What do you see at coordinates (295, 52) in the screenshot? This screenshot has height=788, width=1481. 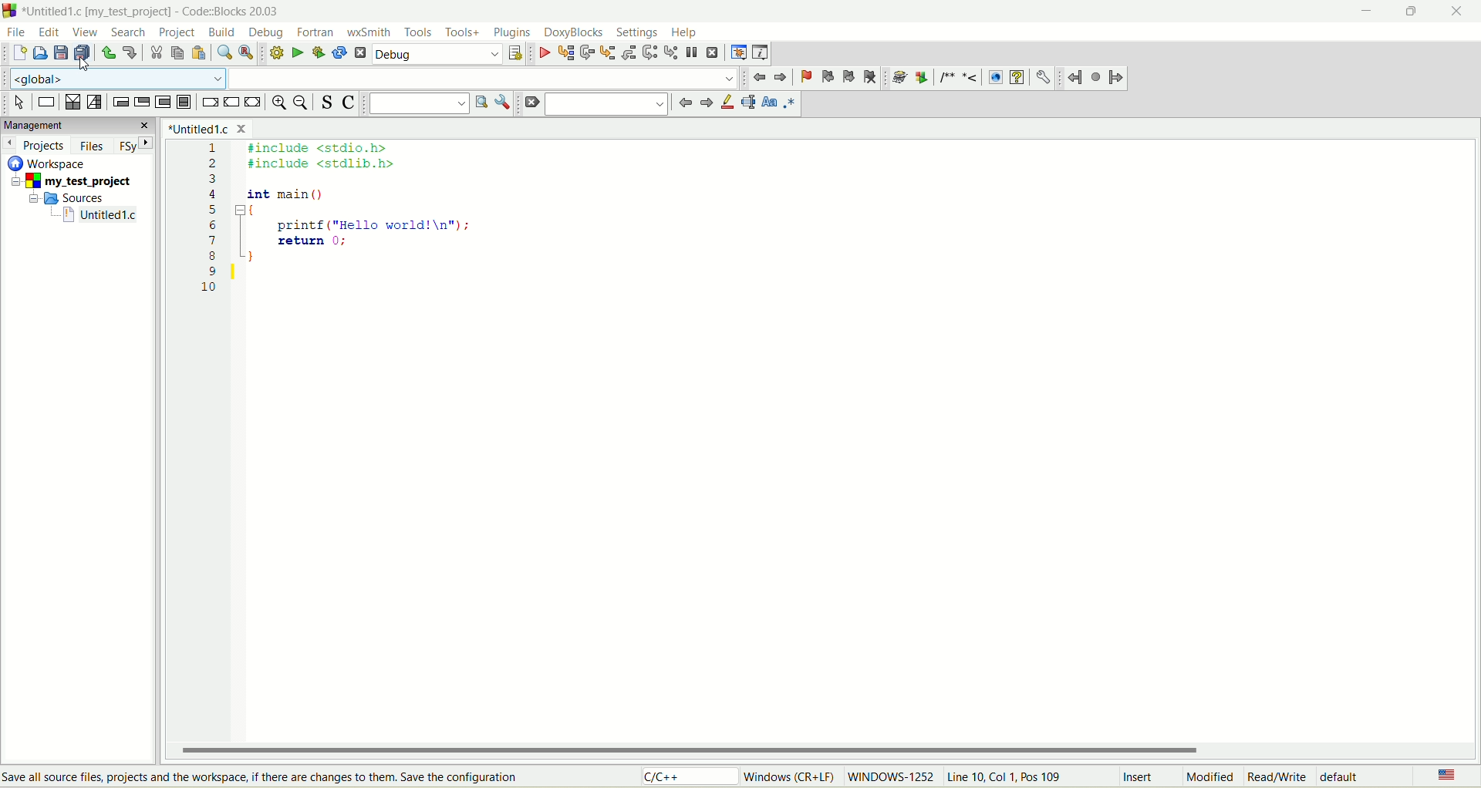 I see `run` at bounding box center [295, 52].